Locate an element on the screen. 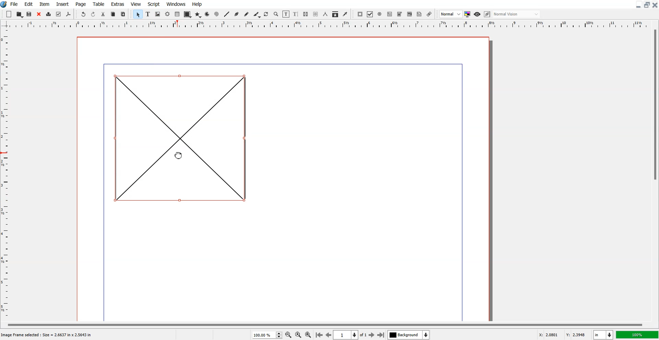 The image size is (659, 340). Close is located at coordinates (39, 14).